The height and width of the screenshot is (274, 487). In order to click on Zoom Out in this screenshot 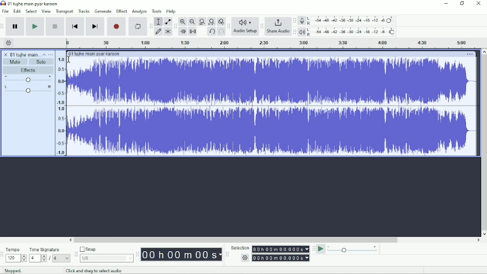, I will do `click(192, 22)`.